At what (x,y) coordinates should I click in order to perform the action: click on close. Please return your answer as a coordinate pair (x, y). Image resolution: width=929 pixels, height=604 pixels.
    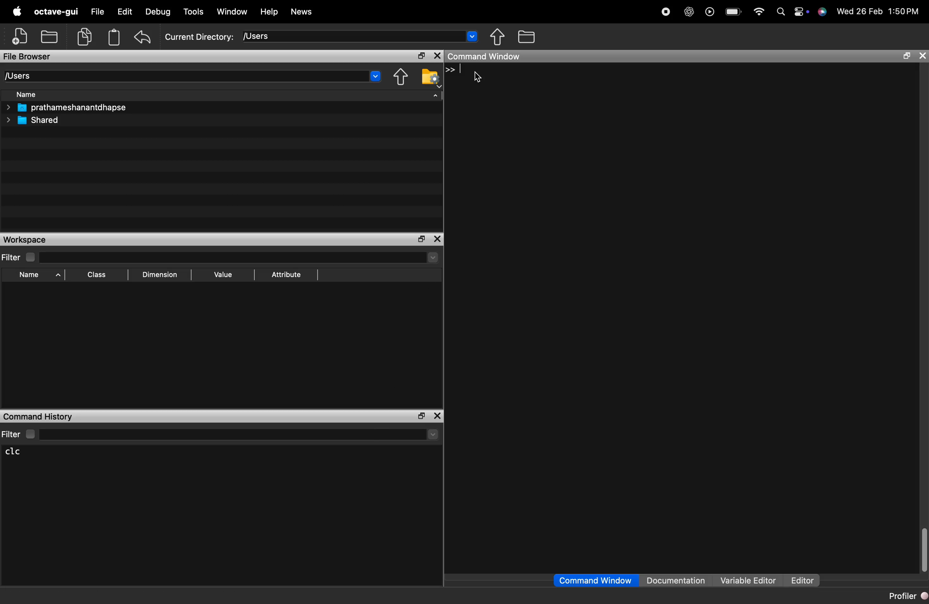
    Looking at the image, I should click on (438, 416).